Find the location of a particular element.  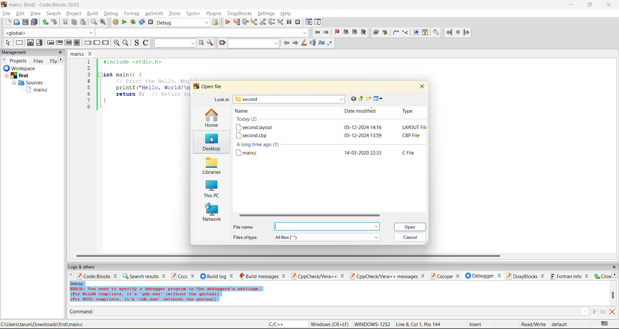

cppcheck/vera++ is located at coordinates (313, 277).